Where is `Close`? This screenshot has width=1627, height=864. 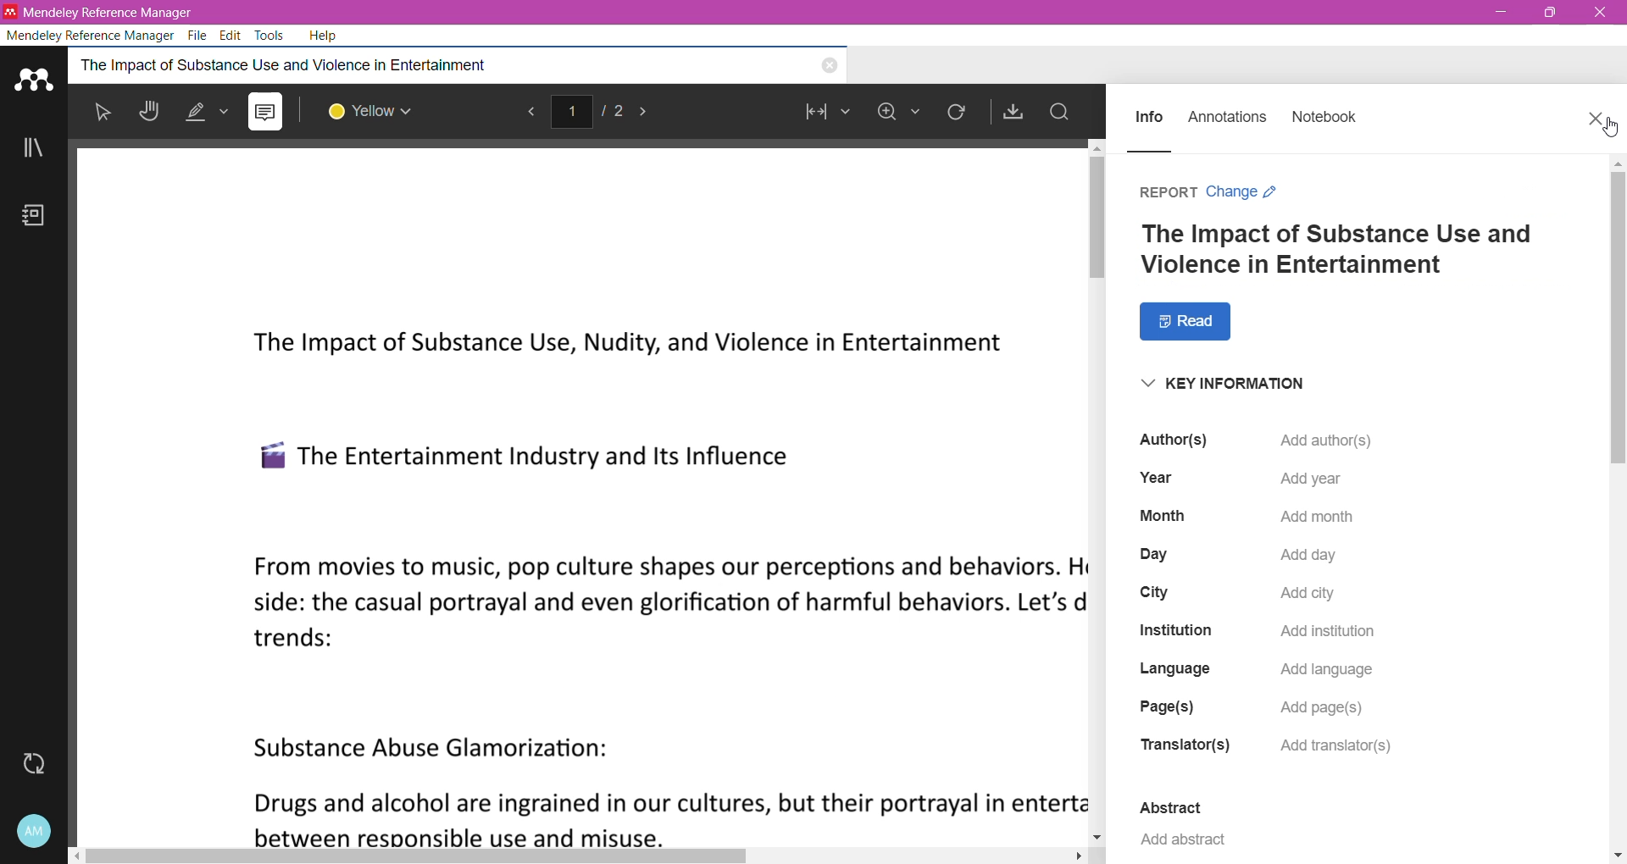 Close is located at coordinates (1592, 119).